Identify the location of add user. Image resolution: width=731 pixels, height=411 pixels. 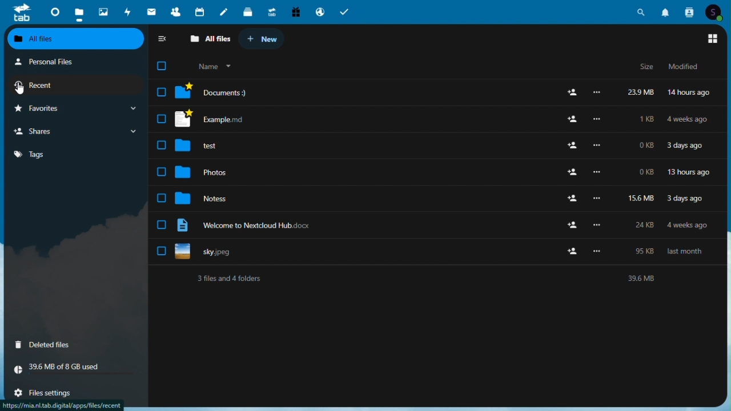
(573, 199).